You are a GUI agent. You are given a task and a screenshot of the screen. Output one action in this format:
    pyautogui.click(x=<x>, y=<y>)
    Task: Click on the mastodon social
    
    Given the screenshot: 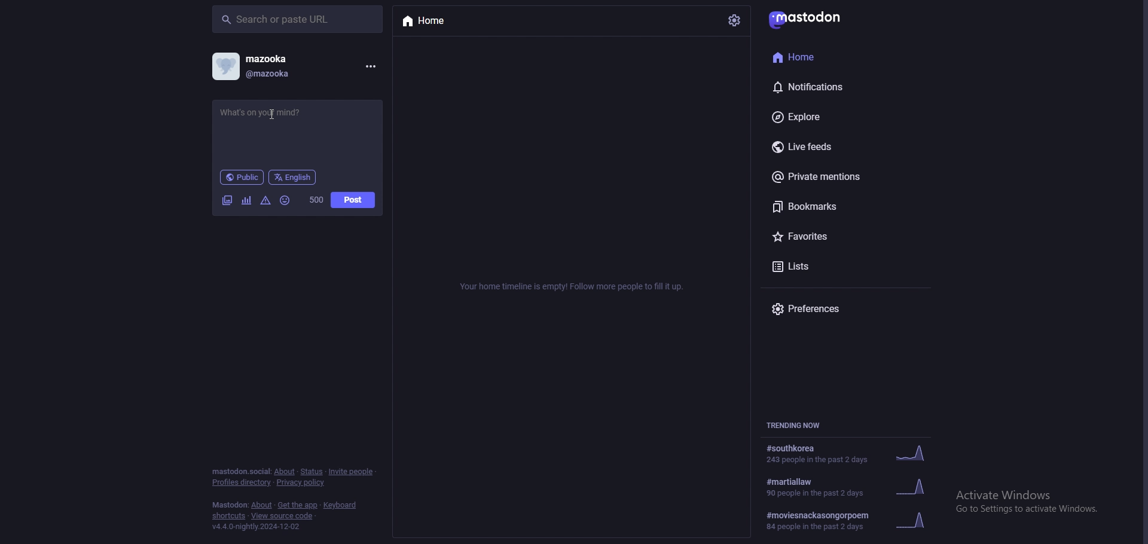 What is the action you would take?
    pyautogui.click(x=240, y=472)
    